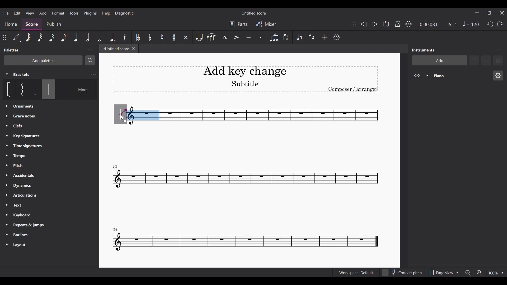  I want to click on Current tab, so click(115, 49).